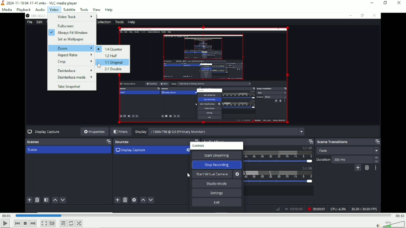 Image resolution: width=406 pixels, height=228 pixels. I want to click on Deinterlace, so click(74, 71).